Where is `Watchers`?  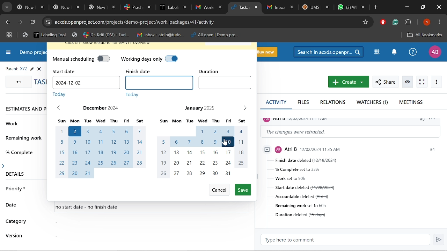 Watchers is located at coordinates (373, 102).